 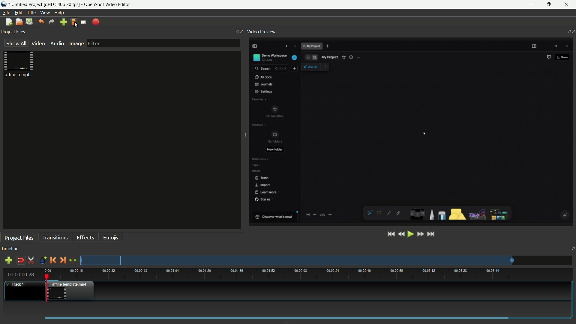 What do you see at coordinates (58, 43) in the screenshot?
I see `audio` at bounding box center [58, 43].